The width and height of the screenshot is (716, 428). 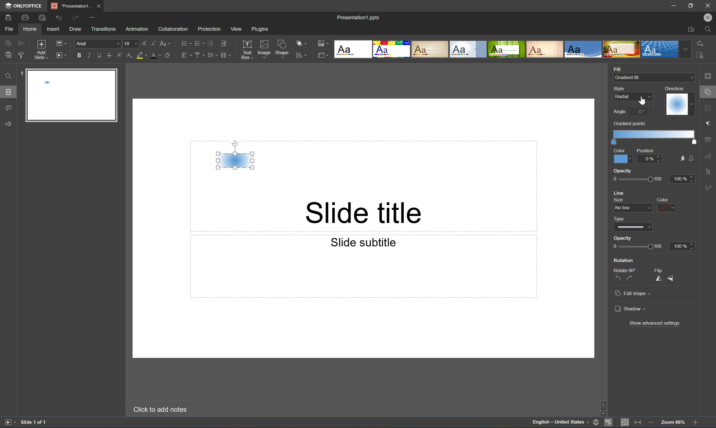 I want to click on Presentation1..., so click(x=69, y=6).